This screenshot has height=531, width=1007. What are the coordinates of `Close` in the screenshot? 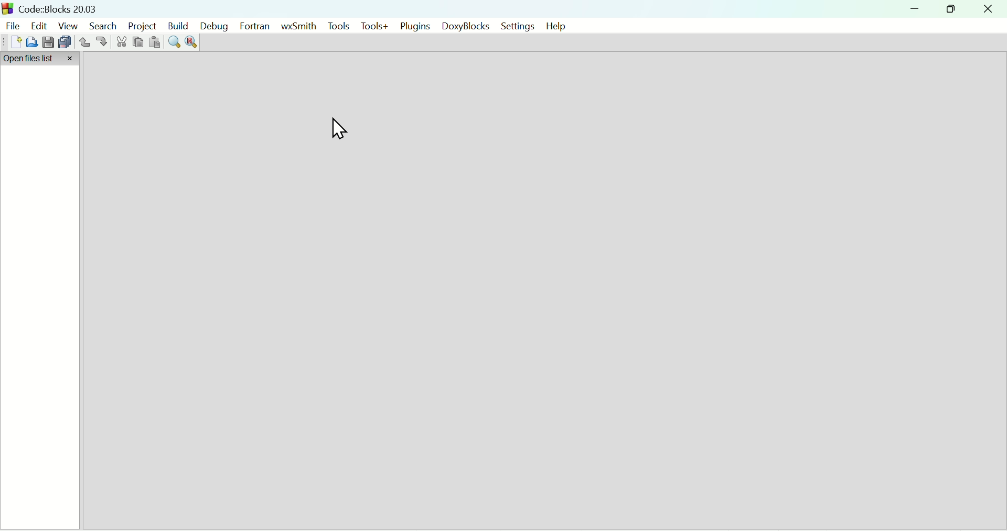 It's located at (988, 9).